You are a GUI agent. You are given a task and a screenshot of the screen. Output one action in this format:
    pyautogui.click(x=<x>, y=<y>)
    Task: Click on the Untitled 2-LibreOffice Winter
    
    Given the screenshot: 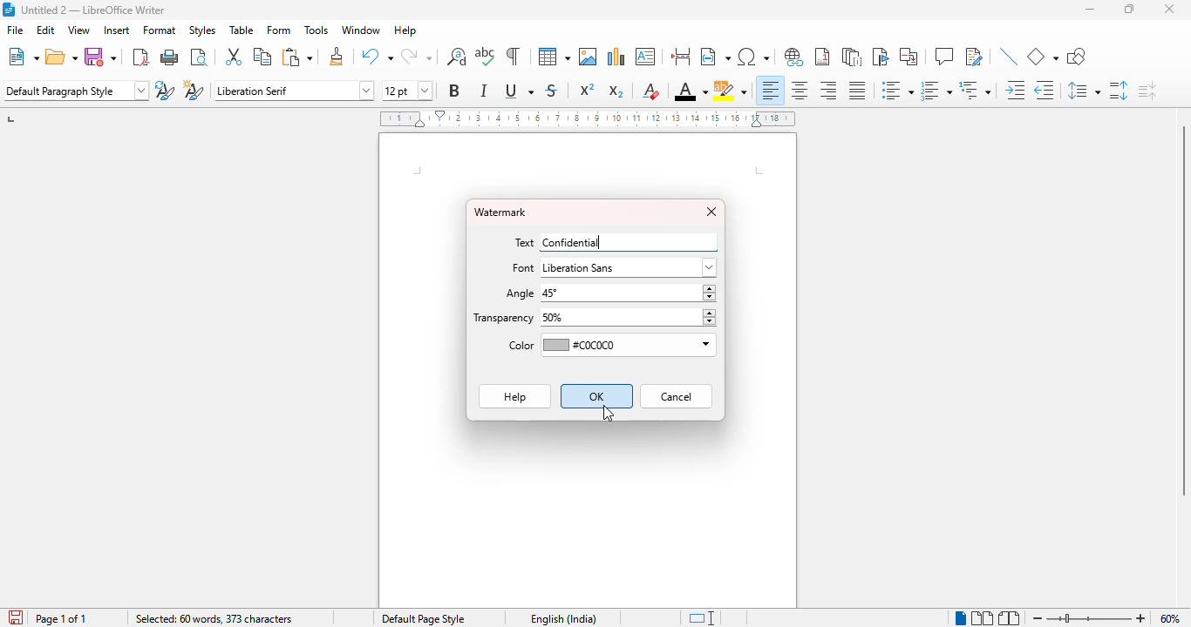 What is the action you would take?
    pyautogui.click(x=92, y=8)
    